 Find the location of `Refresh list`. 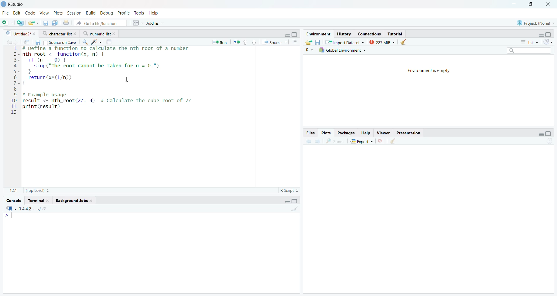

Refresh list is located at coordinates (549, 141).